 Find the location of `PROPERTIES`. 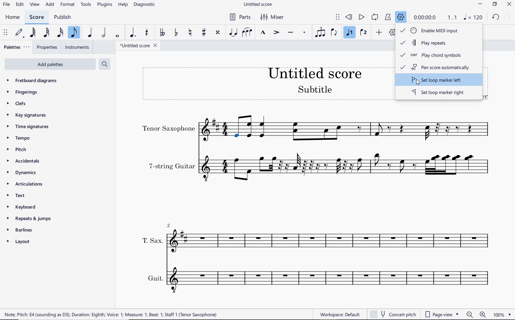

PROPERTIES is located at coordinates (48, 47).